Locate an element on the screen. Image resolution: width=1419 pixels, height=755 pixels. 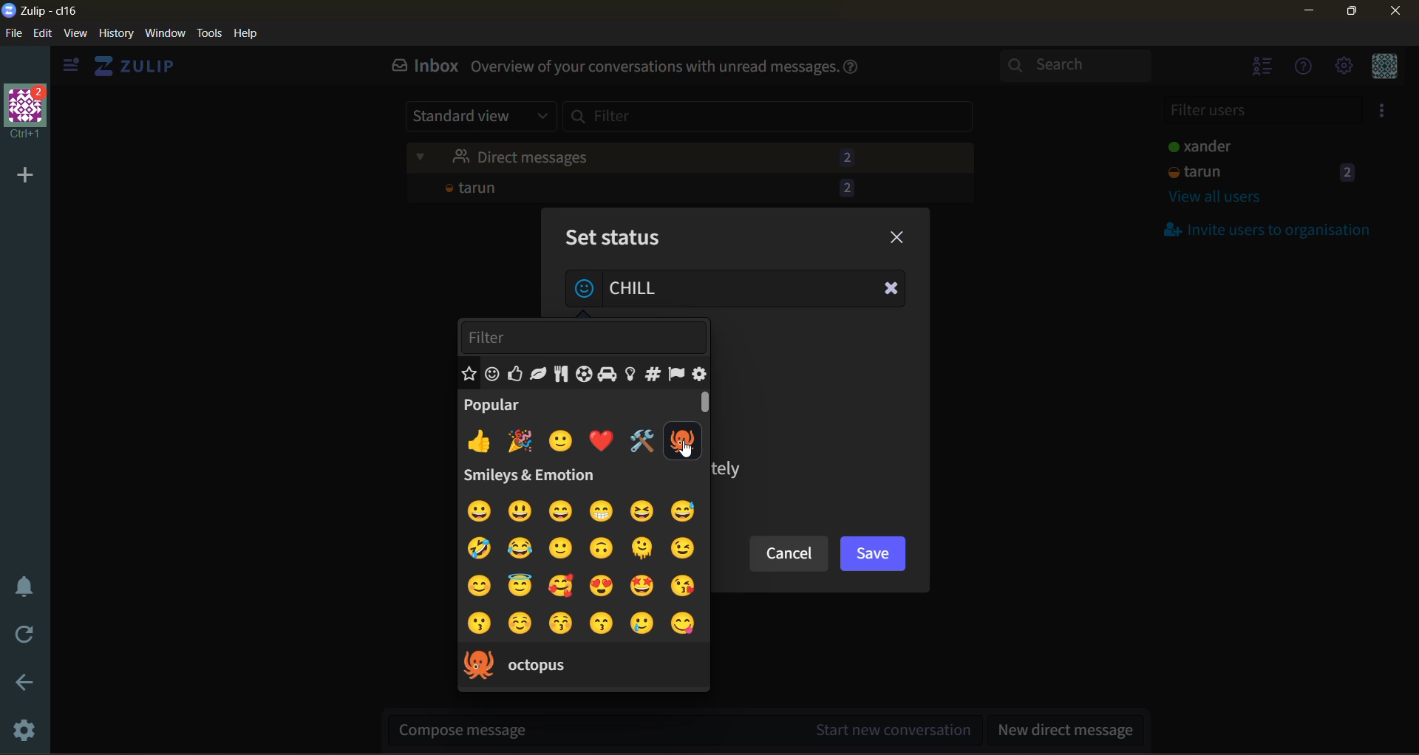
emoji is located at coordinates (476, 548).